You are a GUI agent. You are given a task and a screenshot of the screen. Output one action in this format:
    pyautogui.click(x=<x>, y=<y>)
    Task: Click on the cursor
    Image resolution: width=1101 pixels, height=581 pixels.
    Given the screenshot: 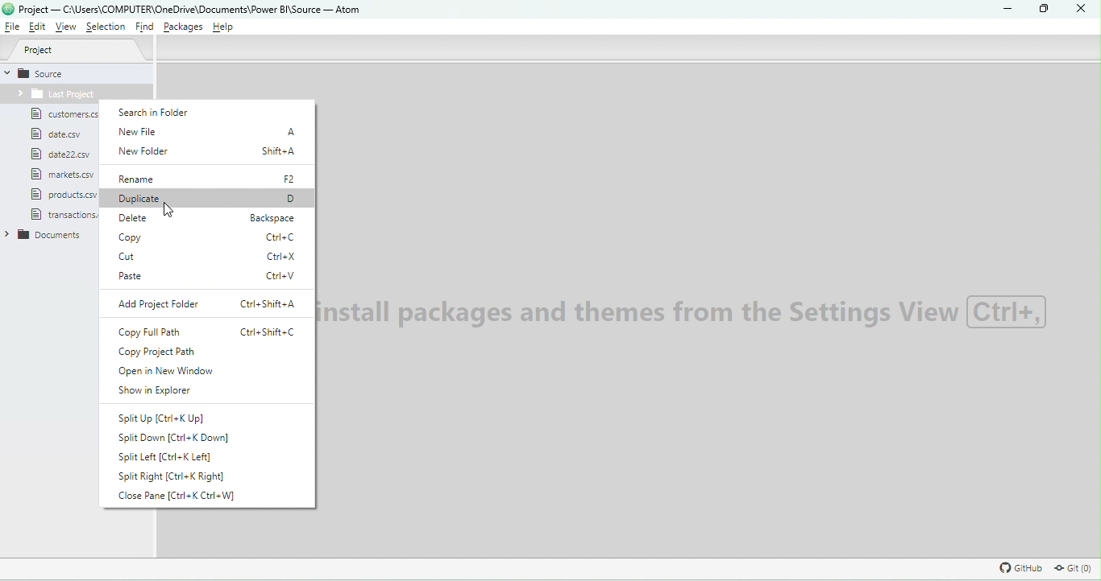 What is the action you would take?
    pyautogui.click(x=172, y=208)
    